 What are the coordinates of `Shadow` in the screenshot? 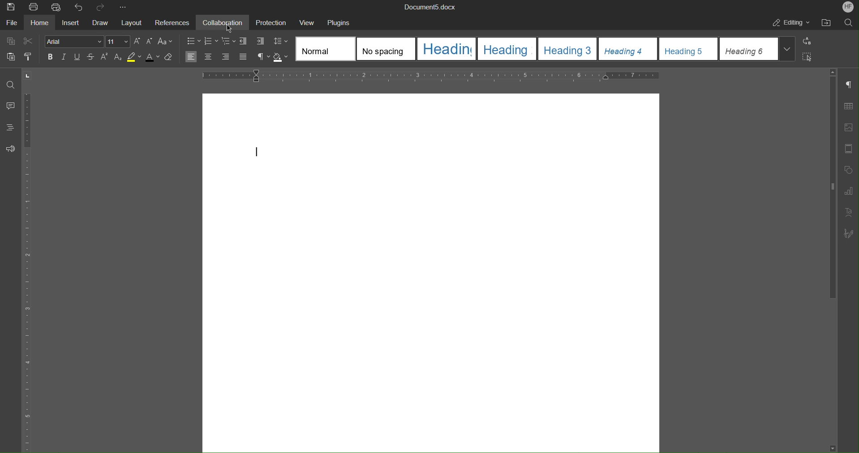 It's located at (283, 58).